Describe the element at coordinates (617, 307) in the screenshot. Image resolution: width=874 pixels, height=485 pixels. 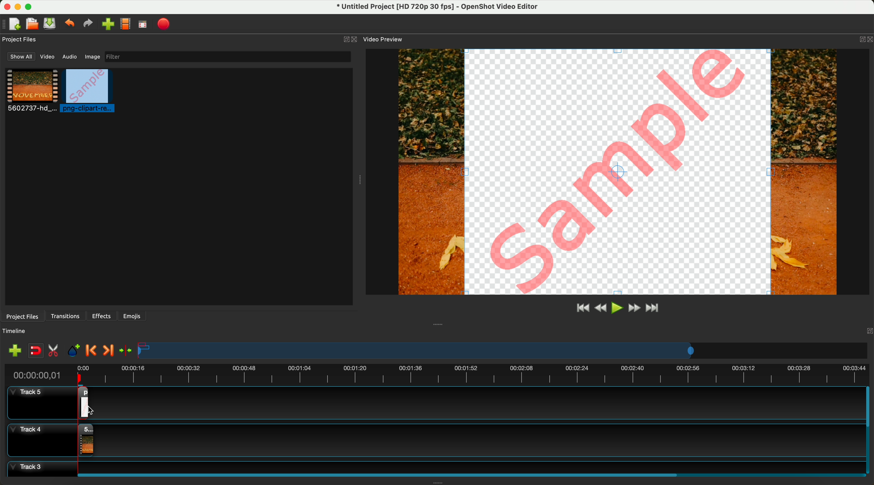
I see `play` at that location.